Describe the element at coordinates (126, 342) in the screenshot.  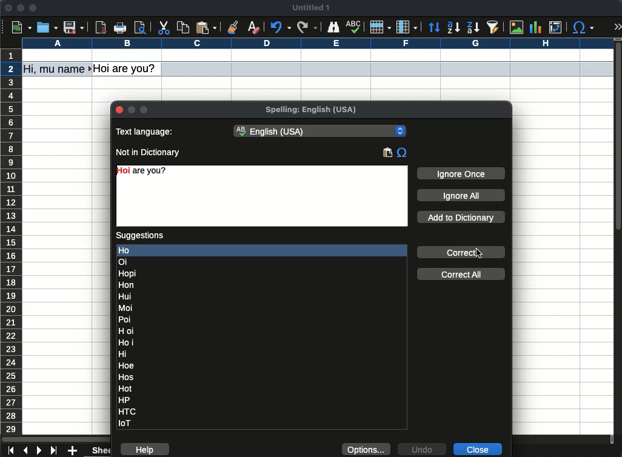
I see `Ho i` at that location.